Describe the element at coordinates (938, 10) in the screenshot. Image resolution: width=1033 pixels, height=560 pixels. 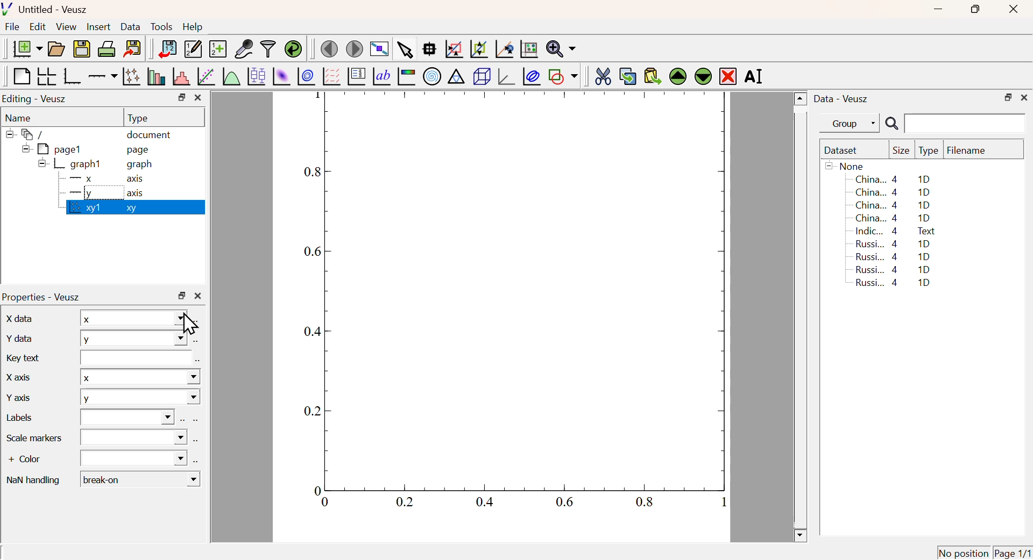
I see `Minimize` at that location.